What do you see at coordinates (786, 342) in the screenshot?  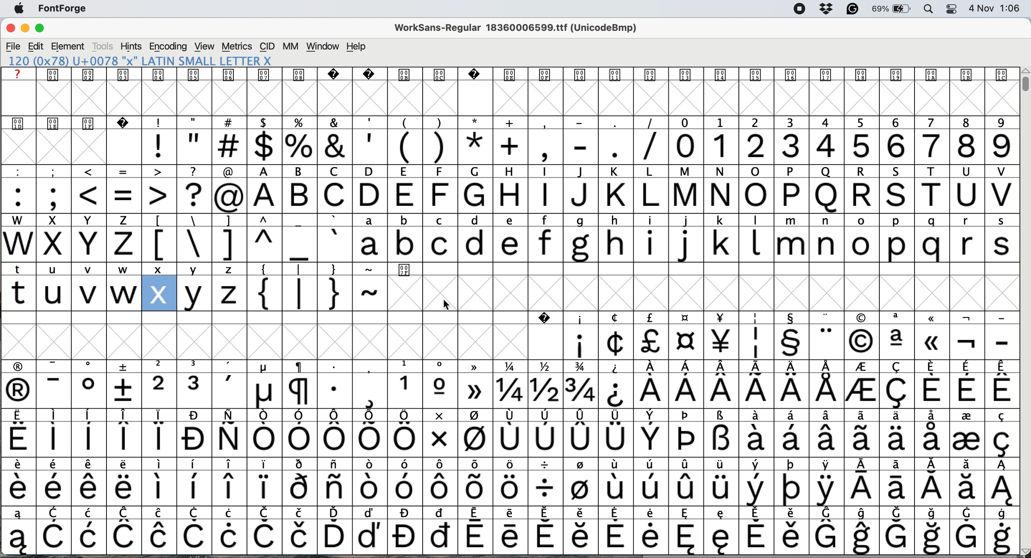 I see `special characters` at bounding box center [786, 342].